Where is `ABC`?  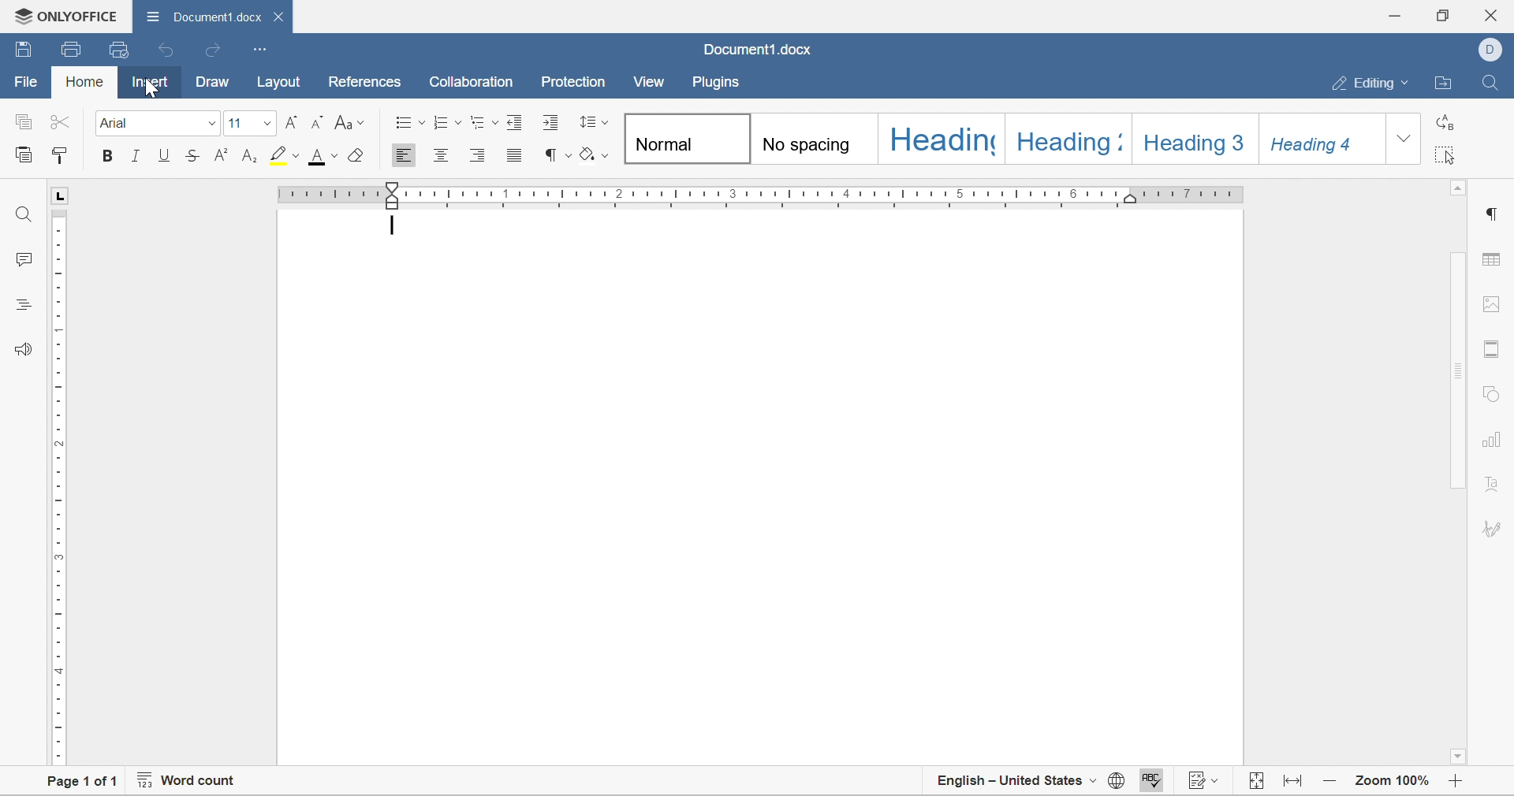
ABC is located at coordinates (1150, 783).